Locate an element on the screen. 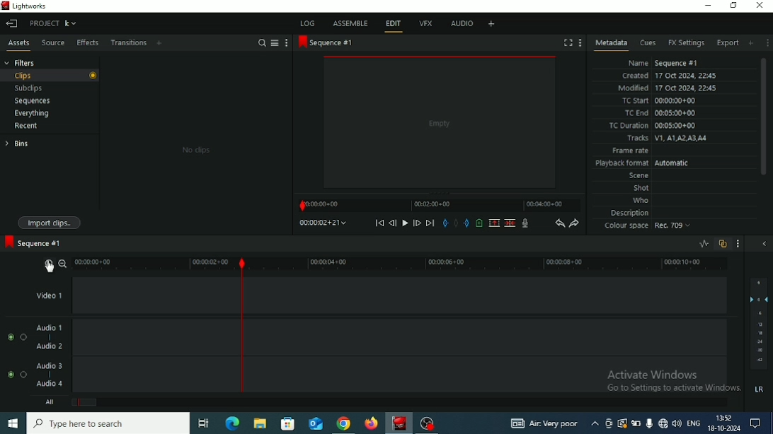  Shot is located at coordinates (641, 189).